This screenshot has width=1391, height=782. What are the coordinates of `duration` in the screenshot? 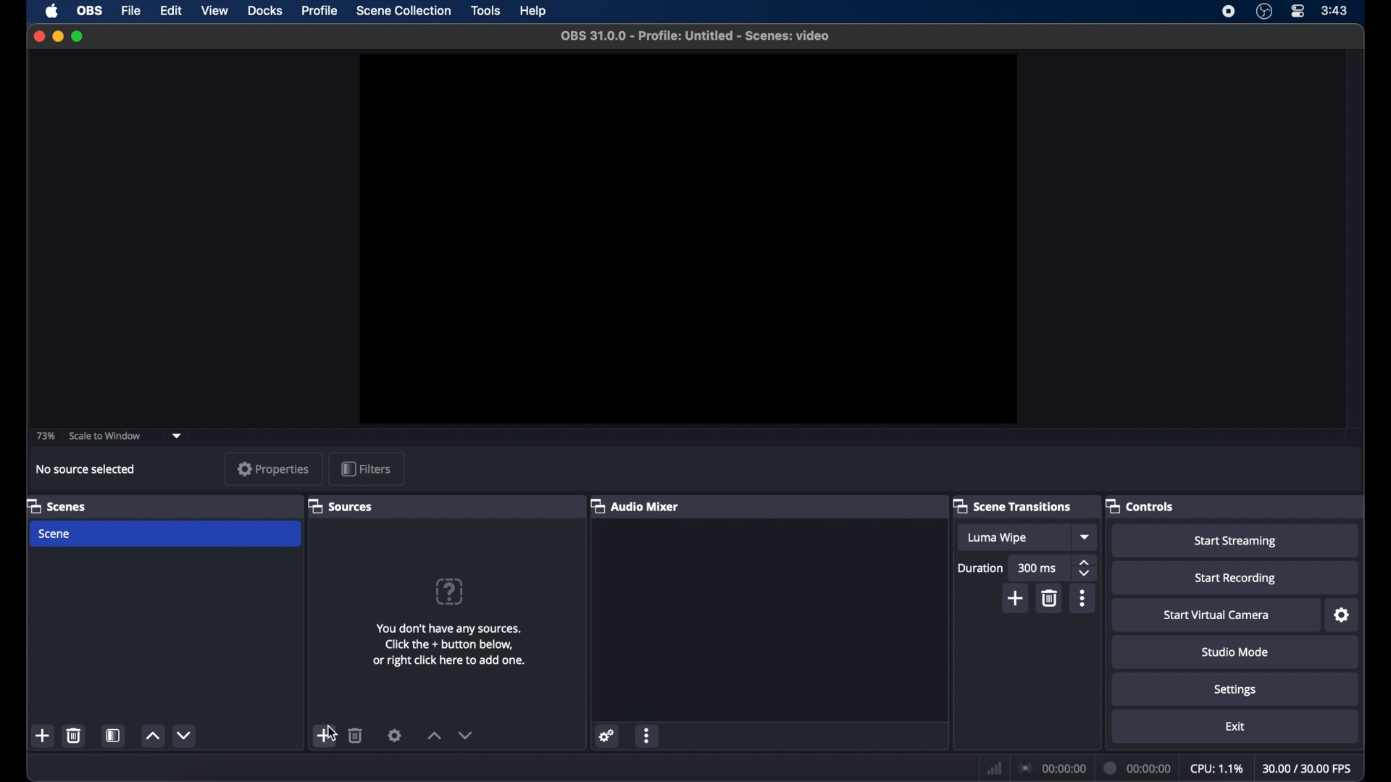 It's located at (981, 569).